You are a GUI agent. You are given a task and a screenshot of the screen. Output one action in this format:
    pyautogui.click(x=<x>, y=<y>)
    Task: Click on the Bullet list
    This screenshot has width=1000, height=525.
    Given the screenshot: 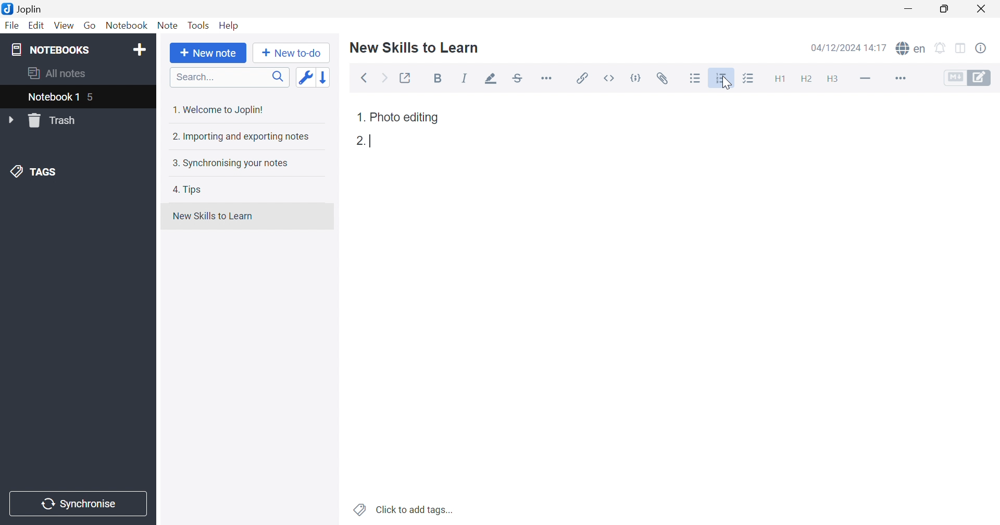 What is the action you would take?
    pyautogui.click(x=695, y=79)
    